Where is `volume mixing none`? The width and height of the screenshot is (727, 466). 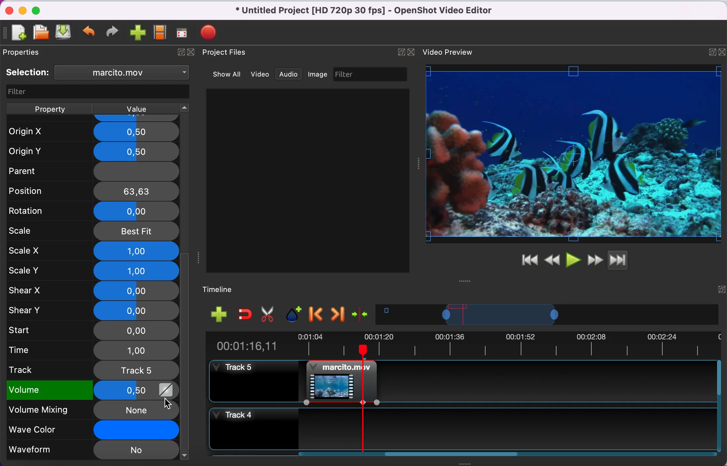 volume mixing none is located at coordinates (82, 410).